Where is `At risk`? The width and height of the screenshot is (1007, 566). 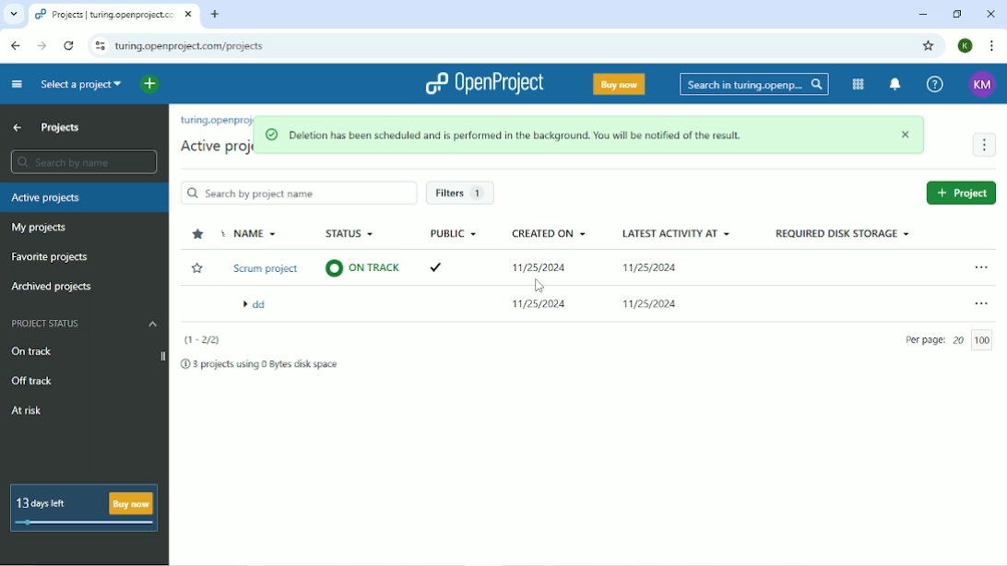
At risk is located at coordinates (29, 413).